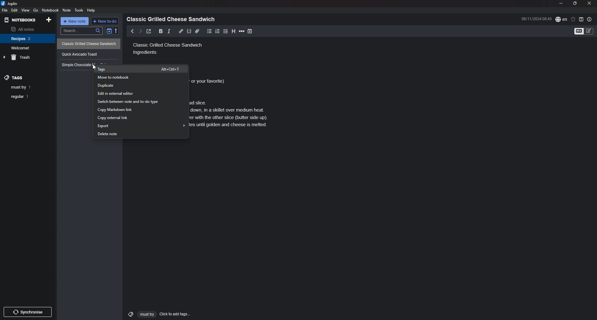 Image resolution: width=597 pixels, height=320 pixels. I want to click on copy markdown link, so click(141, 110).